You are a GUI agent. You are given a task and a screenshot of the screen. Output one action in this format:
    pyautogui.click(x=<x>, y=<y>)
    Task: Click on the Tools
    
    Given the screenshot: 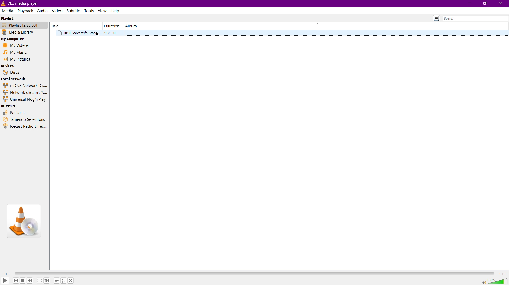 What is the action you would take?
    pyautogui.click(x=90, y=11)
    